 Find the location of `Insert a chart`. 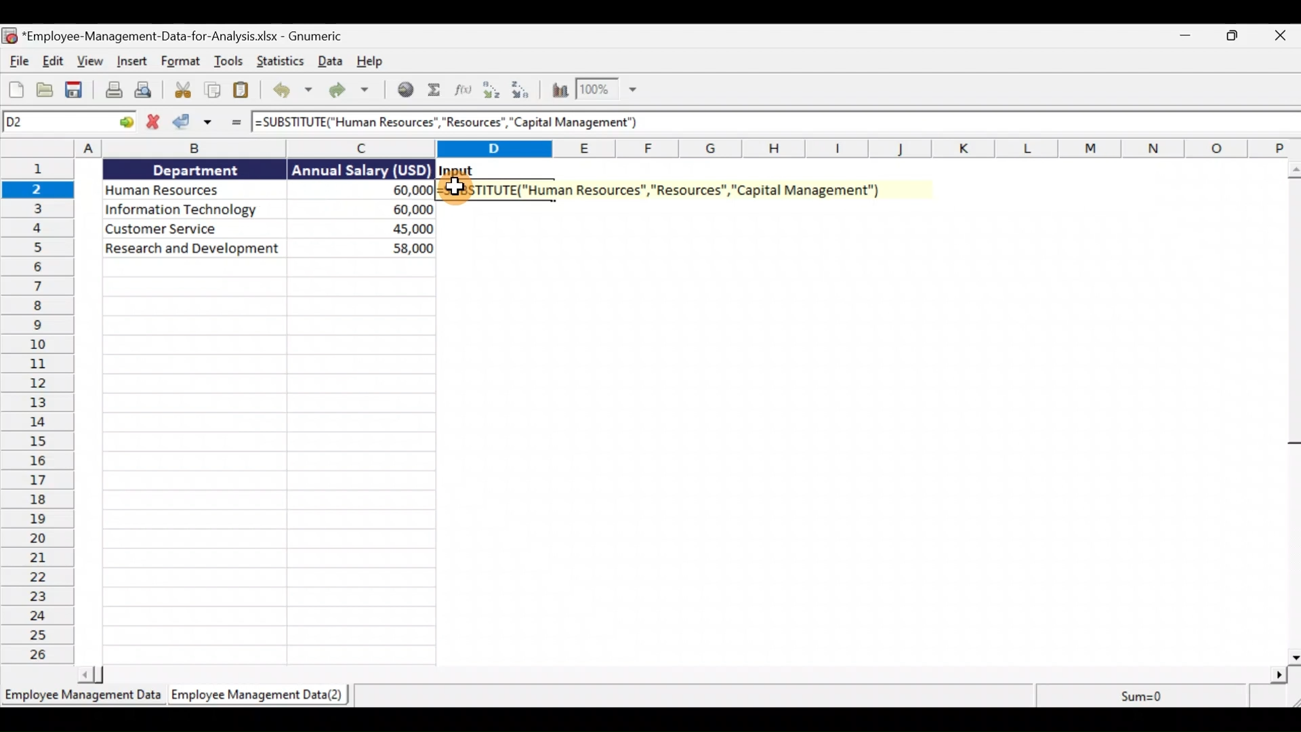

Insert a chart is located at coordinates (559, 94).